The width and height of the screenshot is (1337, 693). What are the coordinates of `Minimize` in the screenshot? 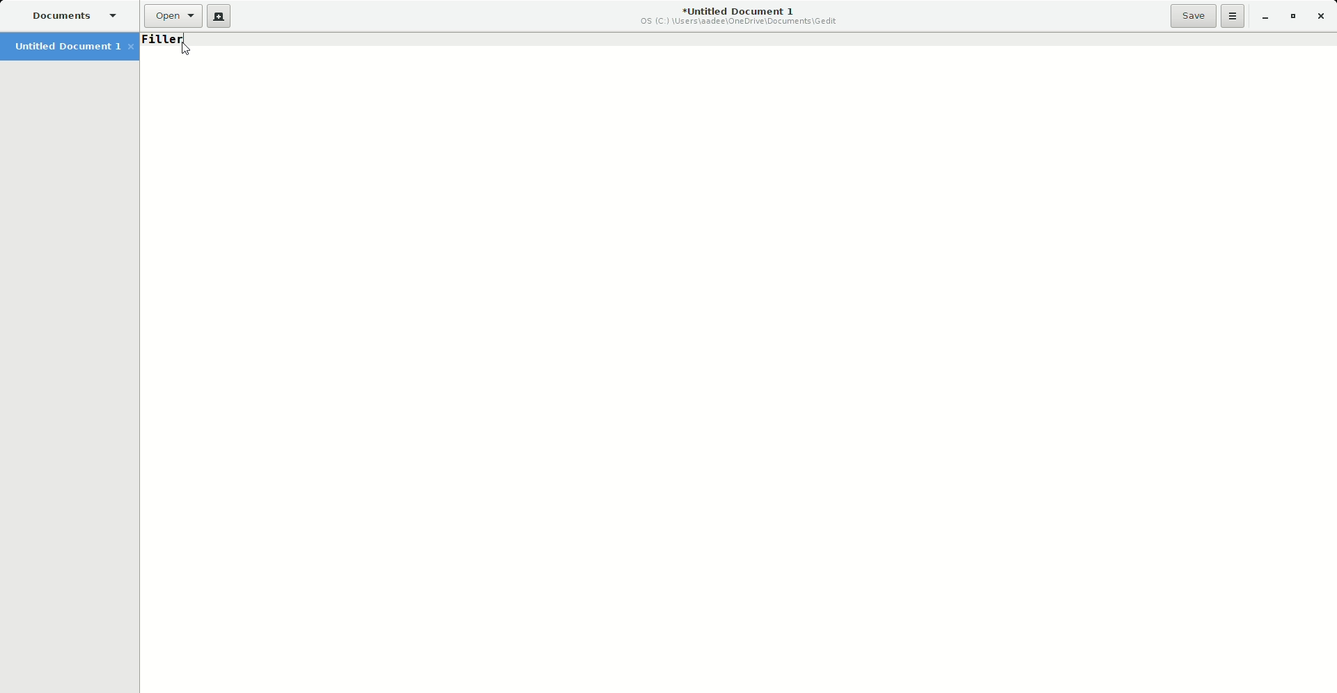 It's located at (1265, 17).